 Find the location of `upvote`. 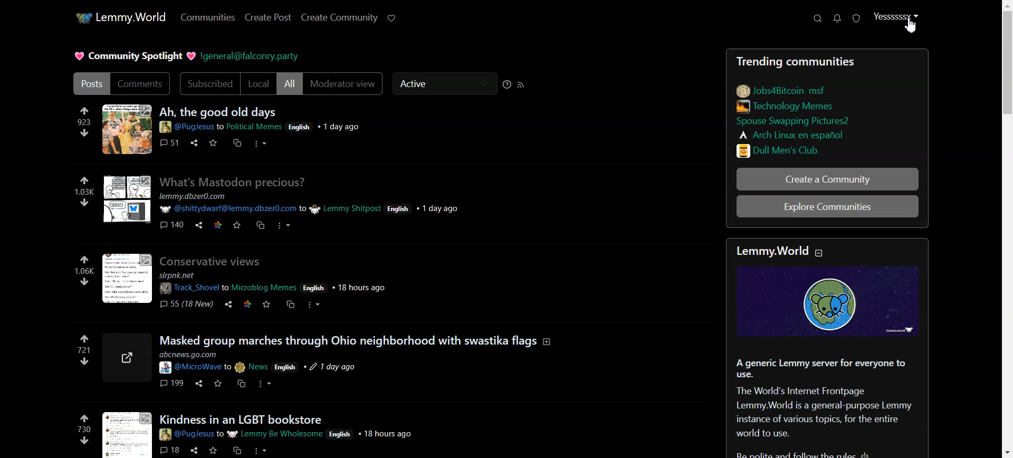

upvote is located at coordinates (85, 417).